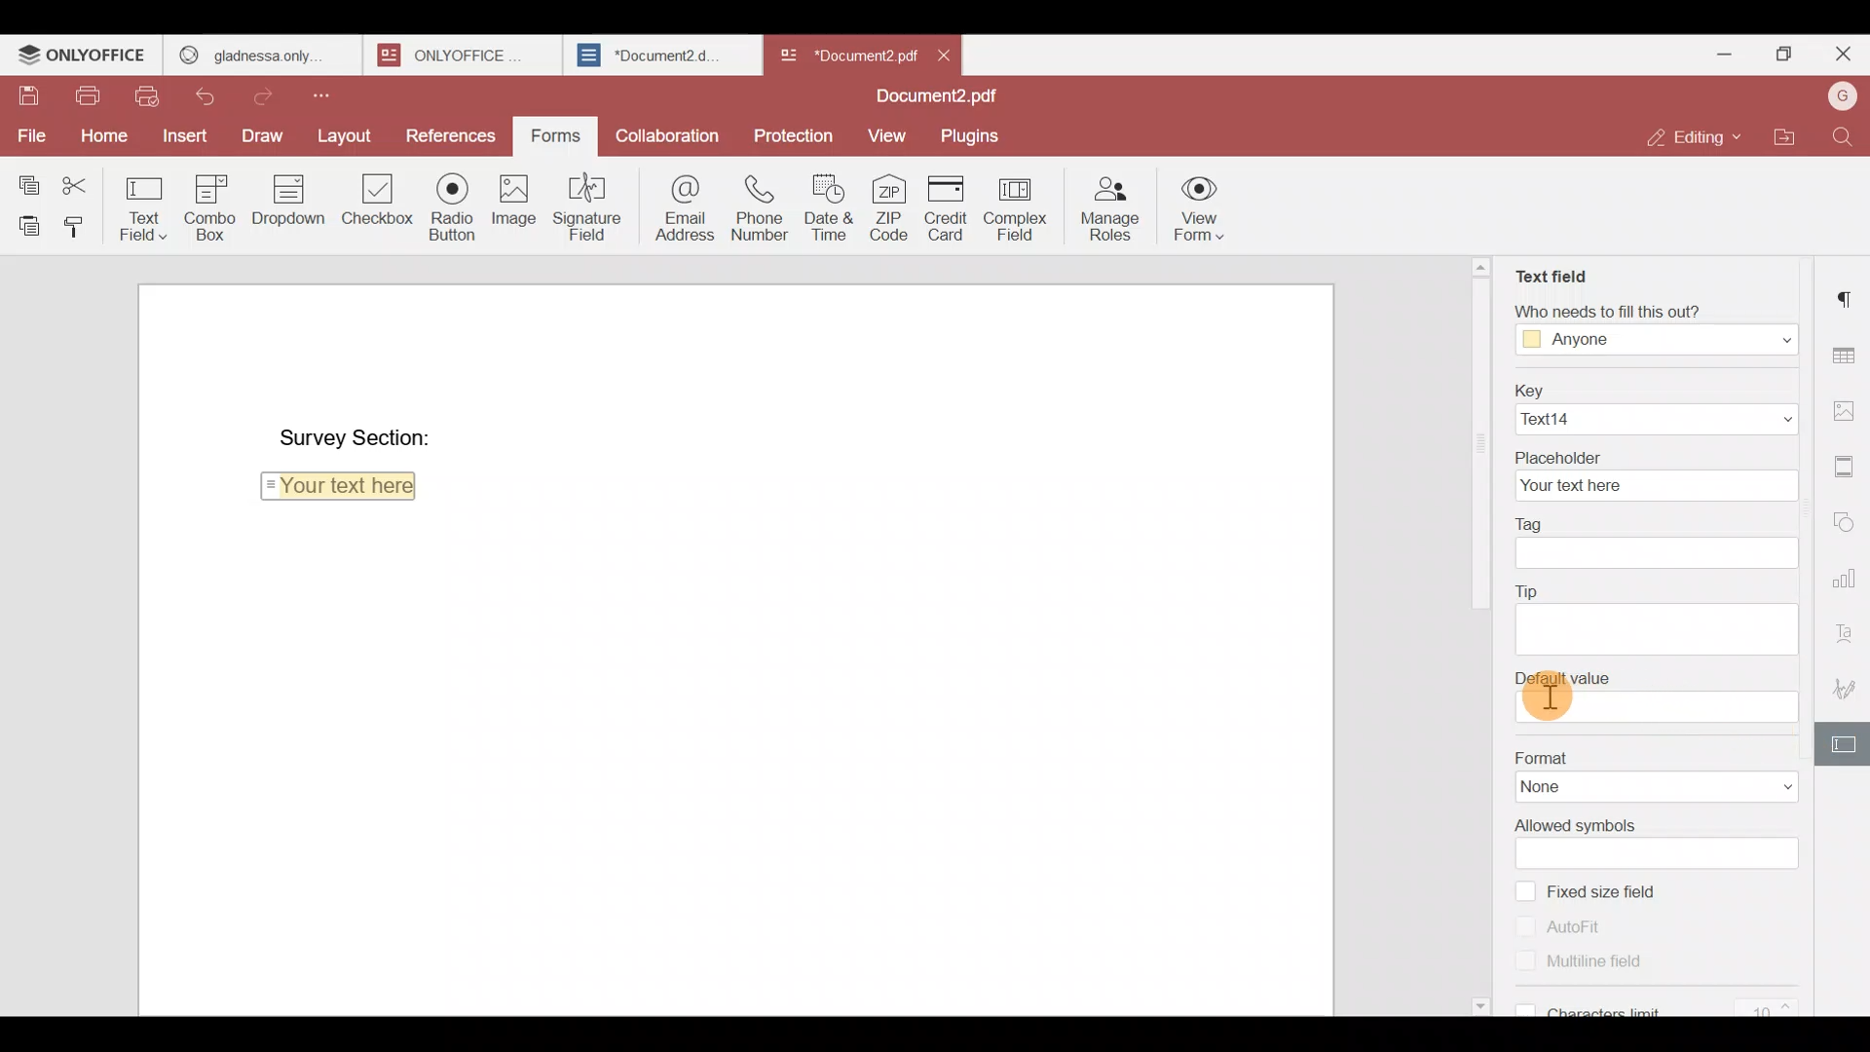 This screenshot has width=1870, height=1052. What do you see at coordinates (451, 204) in the screenshot?
I see `Radio` at bounding box center [451, 204].